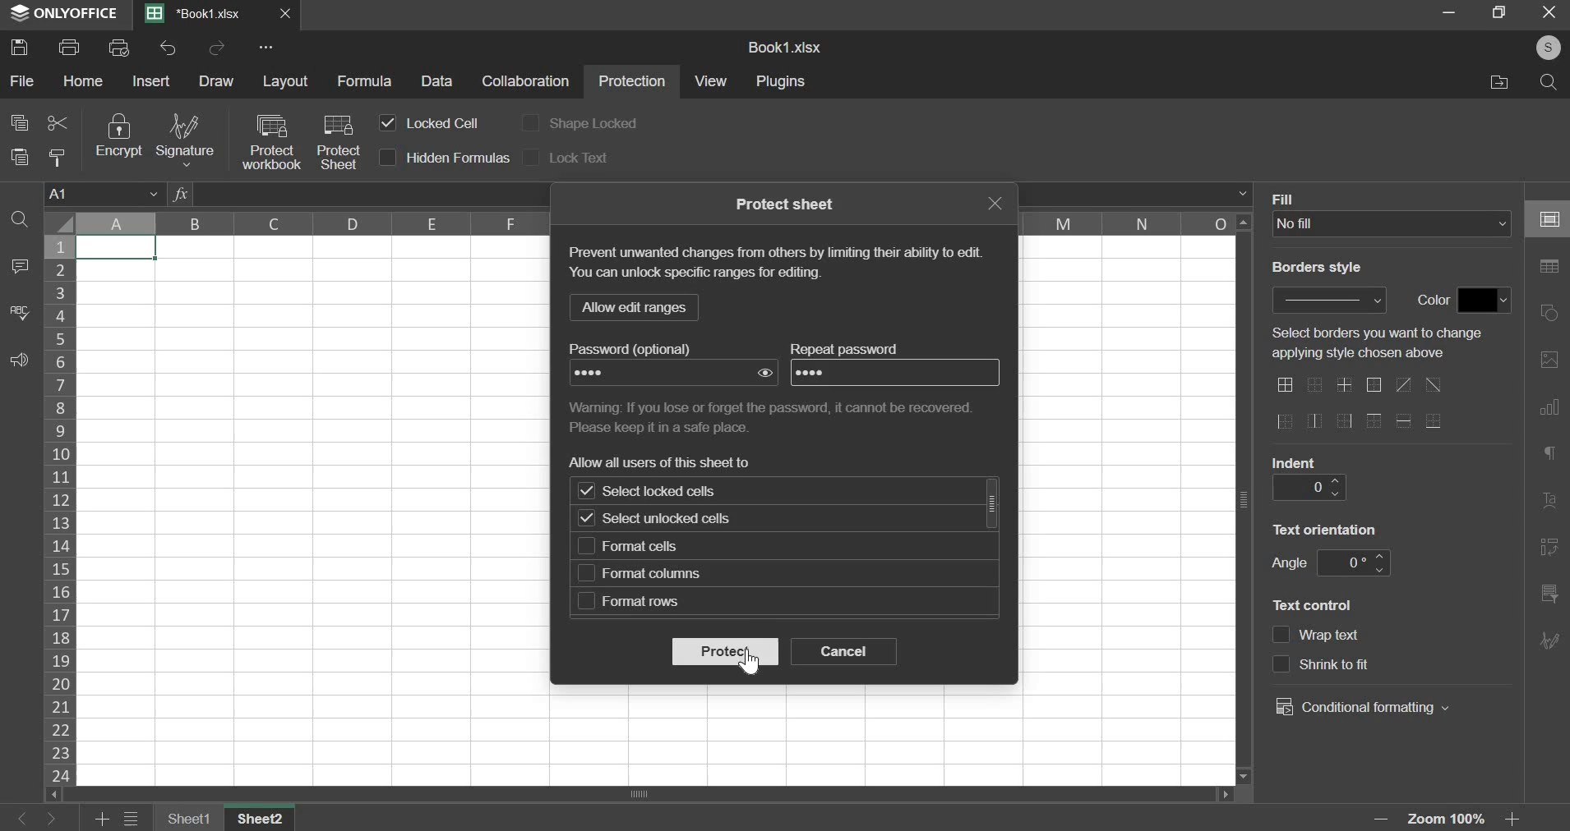 The image size is (1570, 831). I want to click on repeat password, so click(818, 373).